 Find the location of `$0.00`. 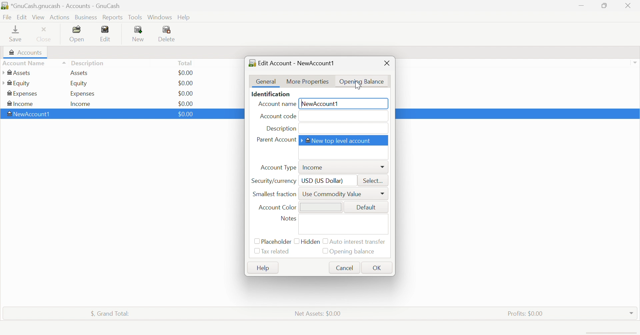

$0.00 is located at coordinates (186, 93).